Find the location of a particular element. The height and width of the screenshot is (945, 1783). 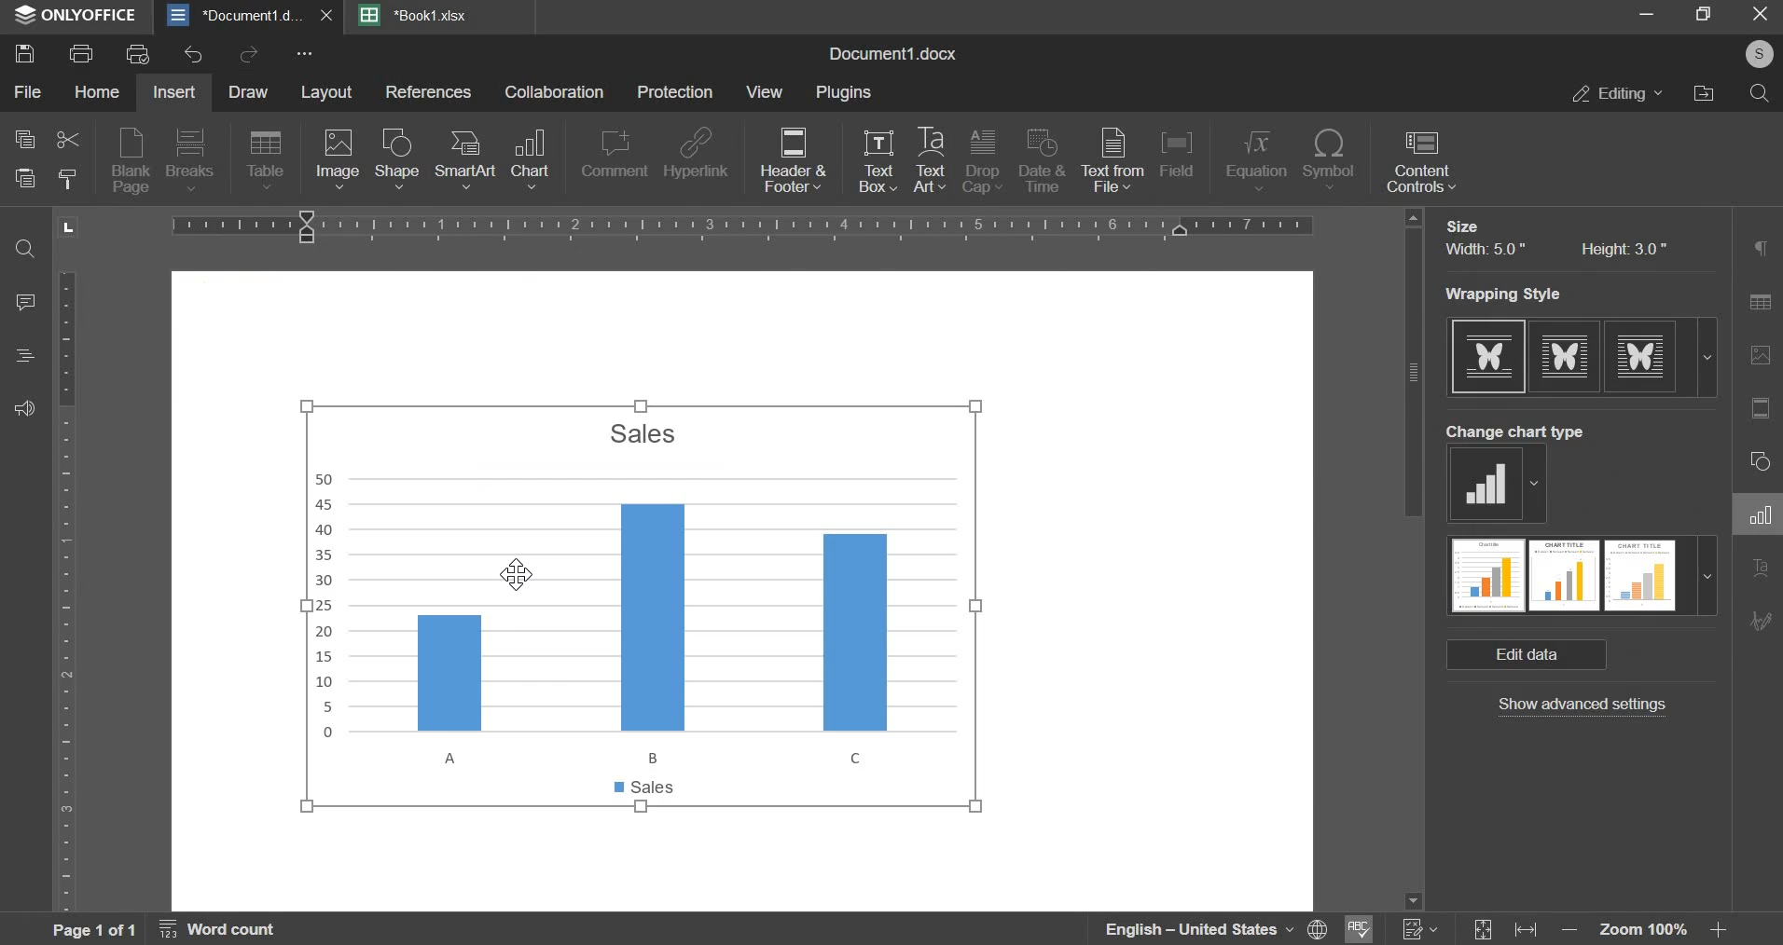

text from file is located at coordinates (1113, 160).